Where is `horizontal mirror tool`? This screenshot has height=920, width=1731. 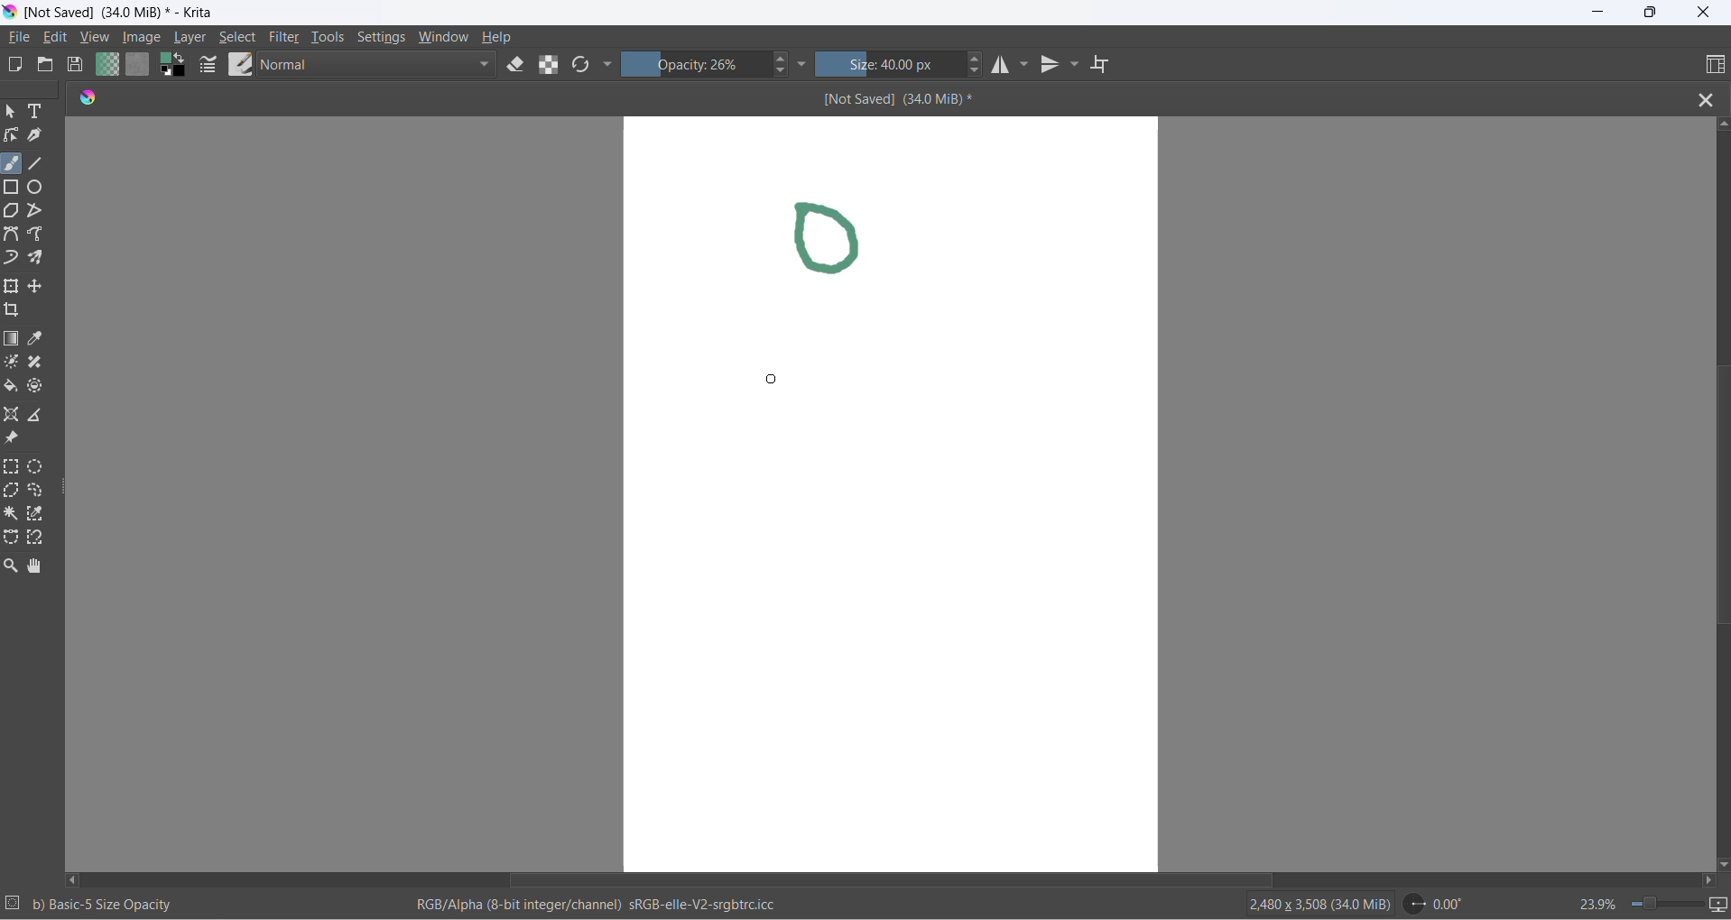
horizontal mirror tool is located at coordinates (1002, 65).